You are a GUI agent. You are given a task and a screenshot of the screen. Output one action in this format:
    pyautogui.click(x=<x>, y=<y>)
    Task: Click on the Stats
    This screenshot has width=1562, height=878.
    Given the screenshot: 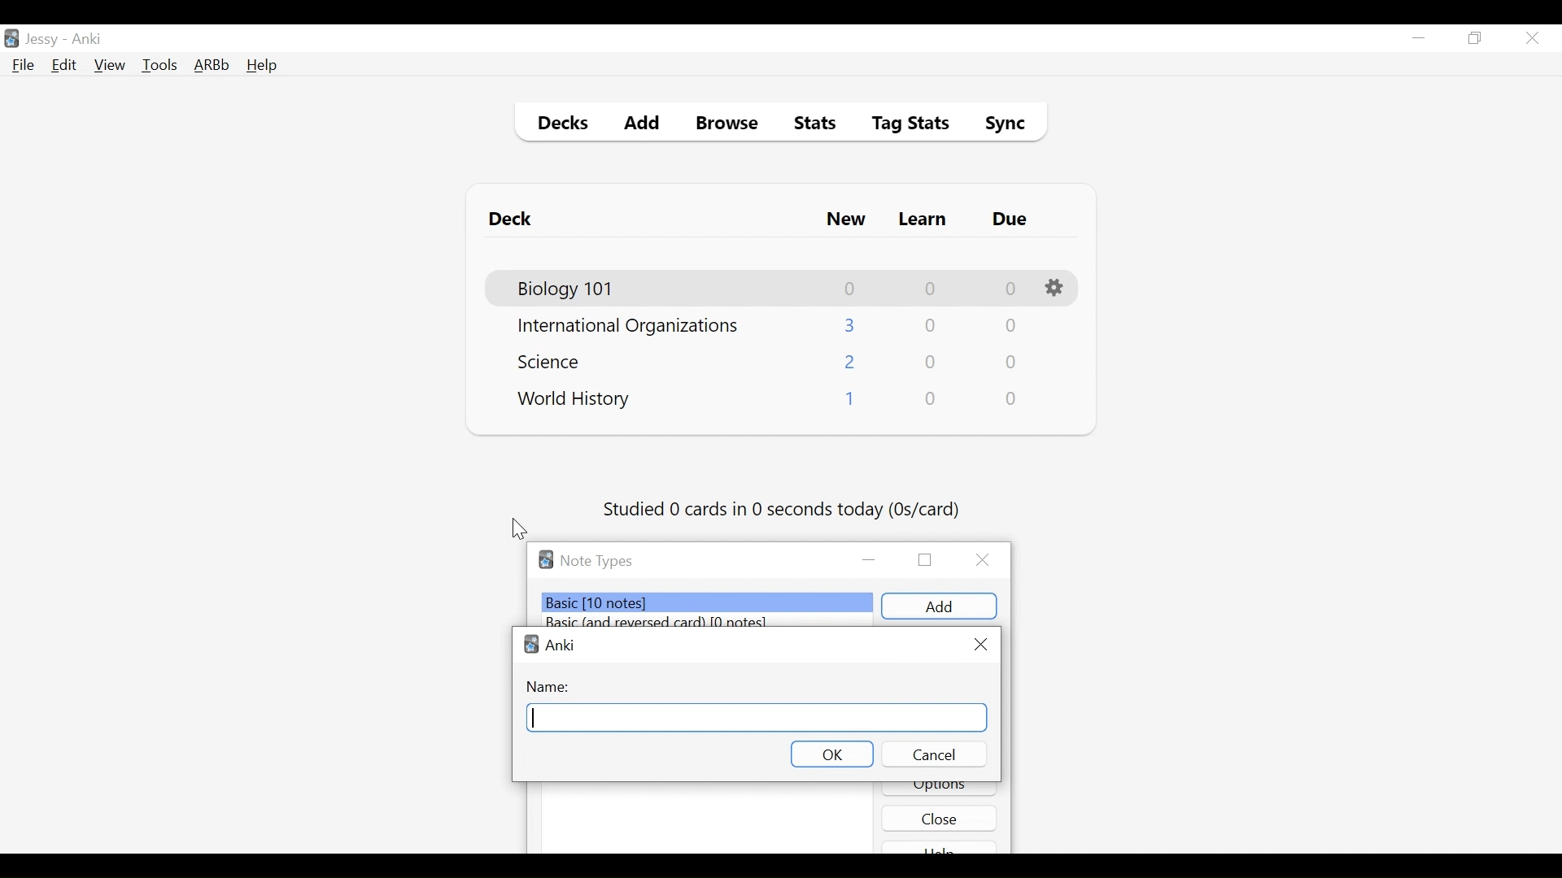 What is the action you would take?
    pyautogui.click(x=809, y=124)
    